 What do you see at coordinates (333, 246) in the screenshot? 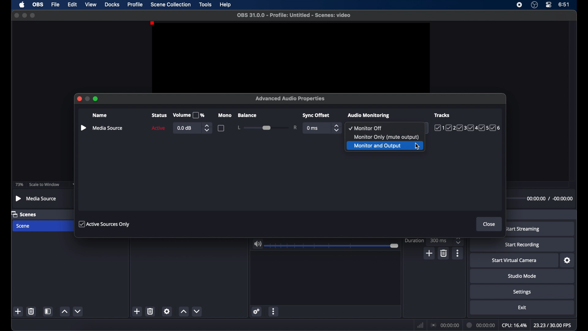
I see `slider` at bounding box center [333, 246].